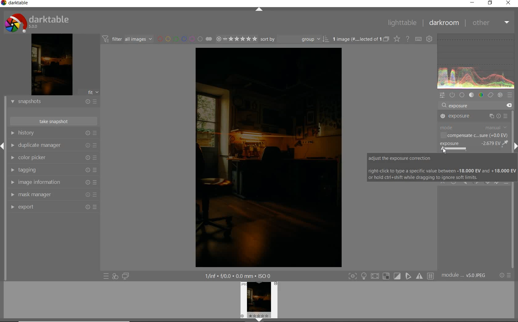 The image size is (518, 322). I want to click on system name, so click(17, 4).